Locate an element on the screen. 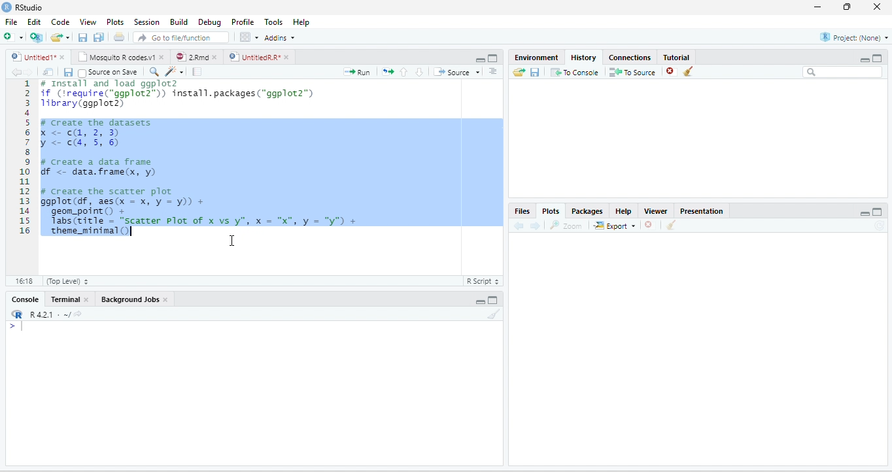 The width and height of the screenshot is (892, 472). close is located at coordinates (62, 57).